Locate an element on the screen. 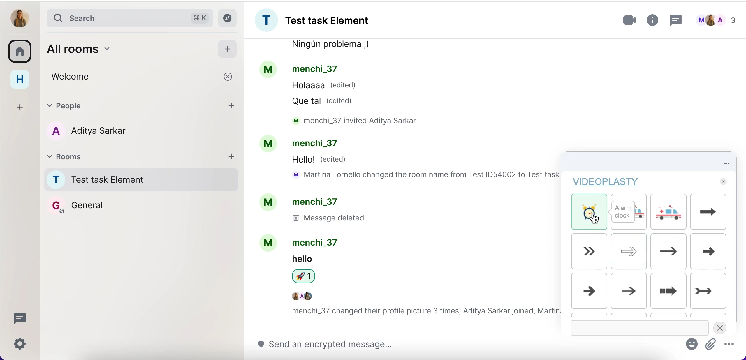  alarm clock is located at coordinates (623, 212).